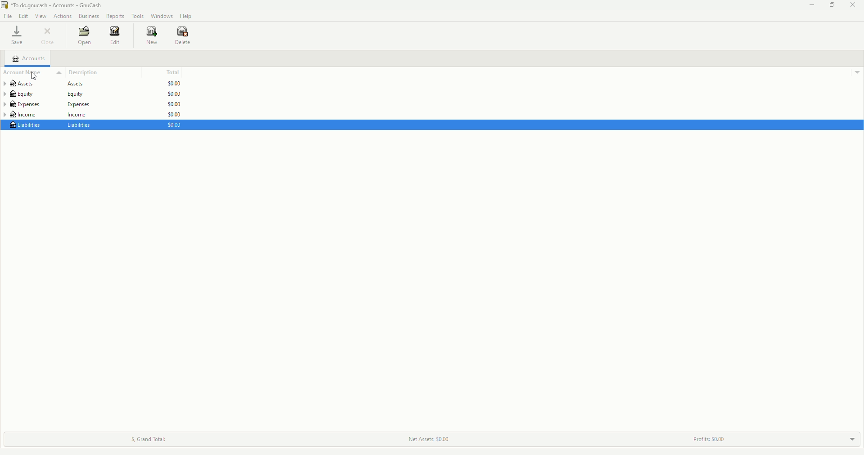 This screenshot has height=455, width=864. What do you see at coordinates (115, 16) in the screenshot?
I see `Records` at bounding box center [115, 16].